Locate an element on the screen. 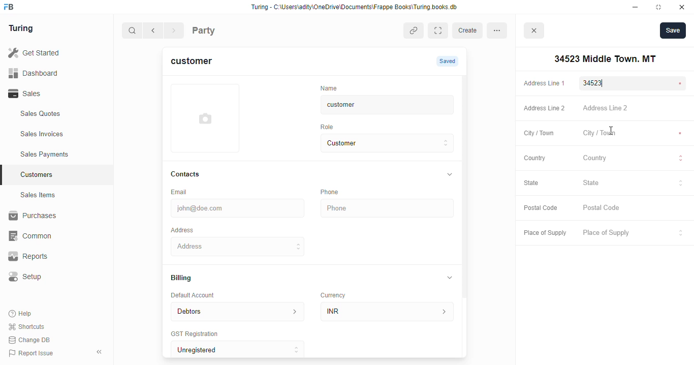 The image size is (694, 365). Phone is located at coordinates (335, 192).